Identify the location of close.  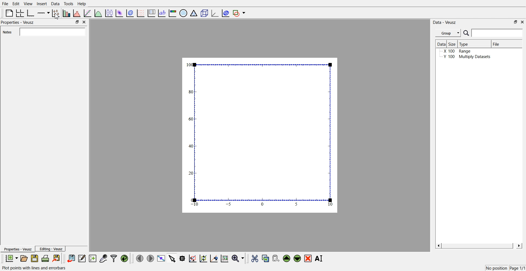
(84, 22).